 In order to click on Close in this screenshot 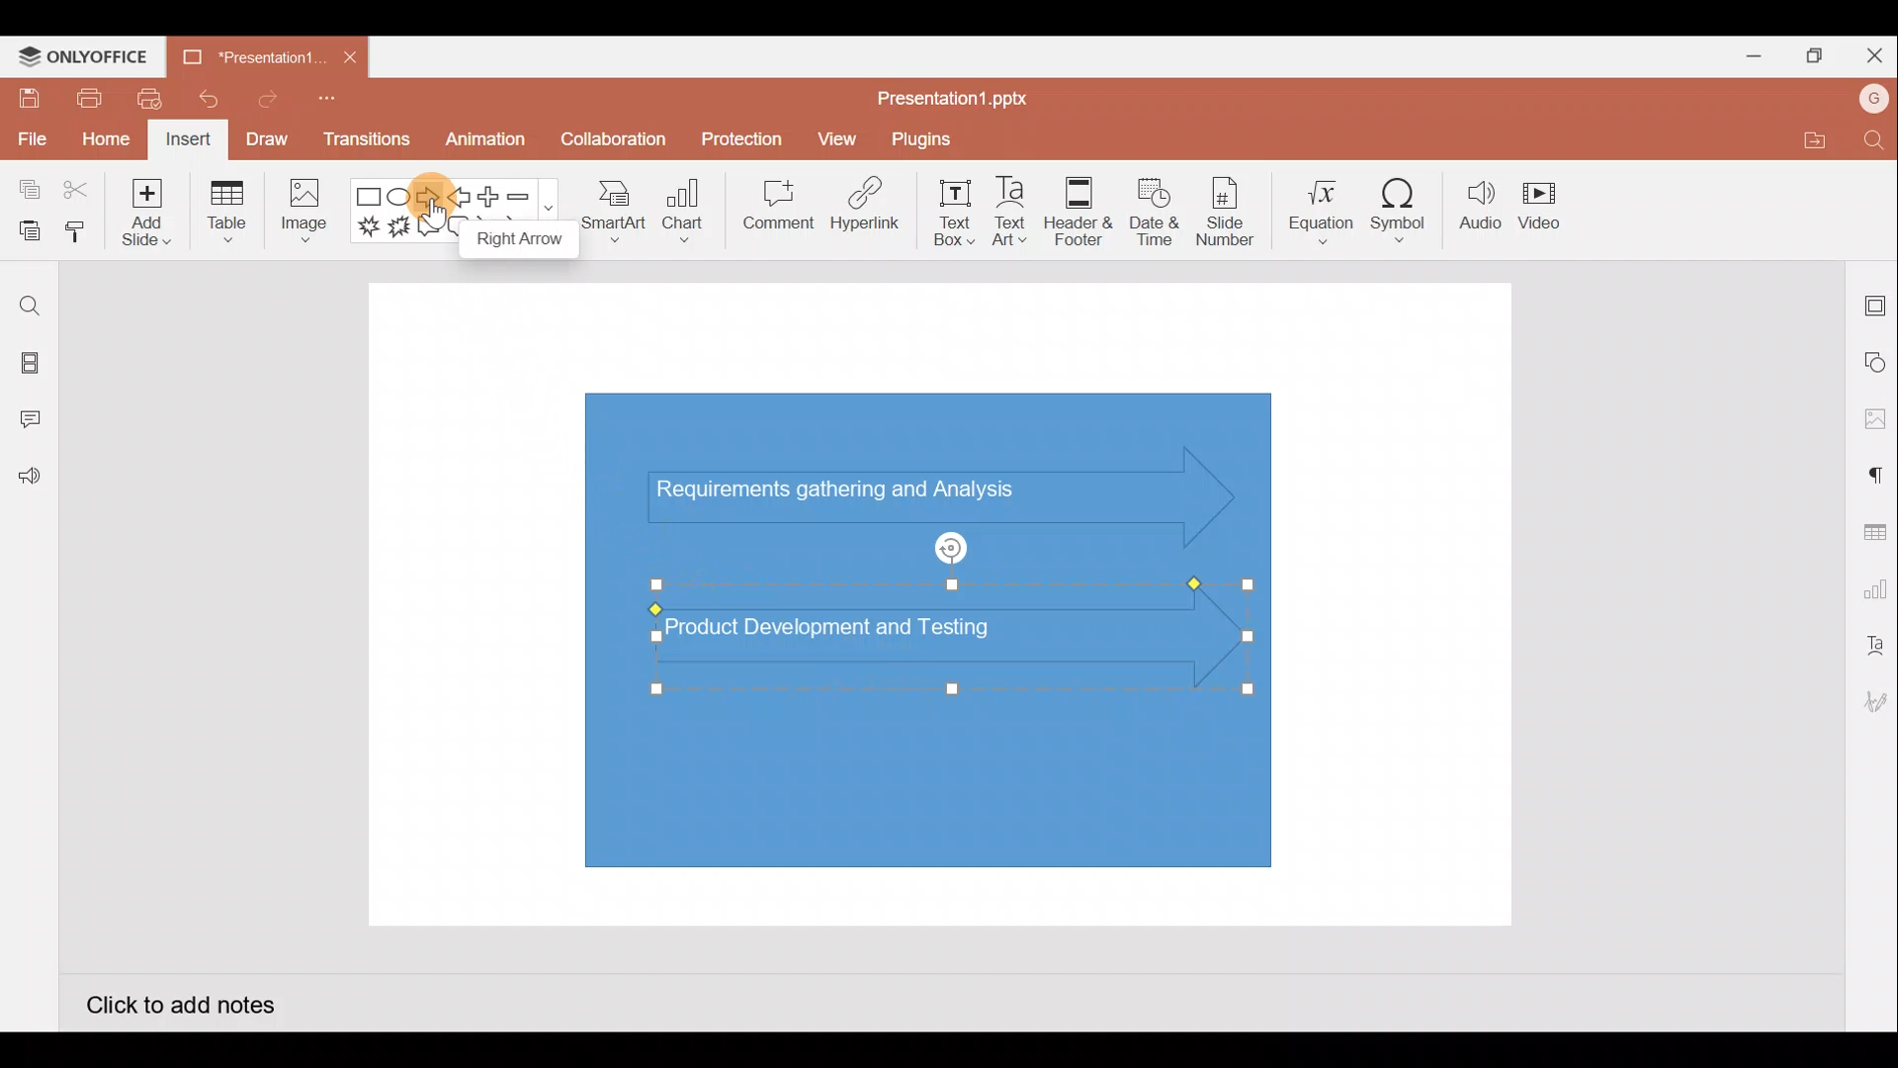, I will do `click(1870, 51)`.